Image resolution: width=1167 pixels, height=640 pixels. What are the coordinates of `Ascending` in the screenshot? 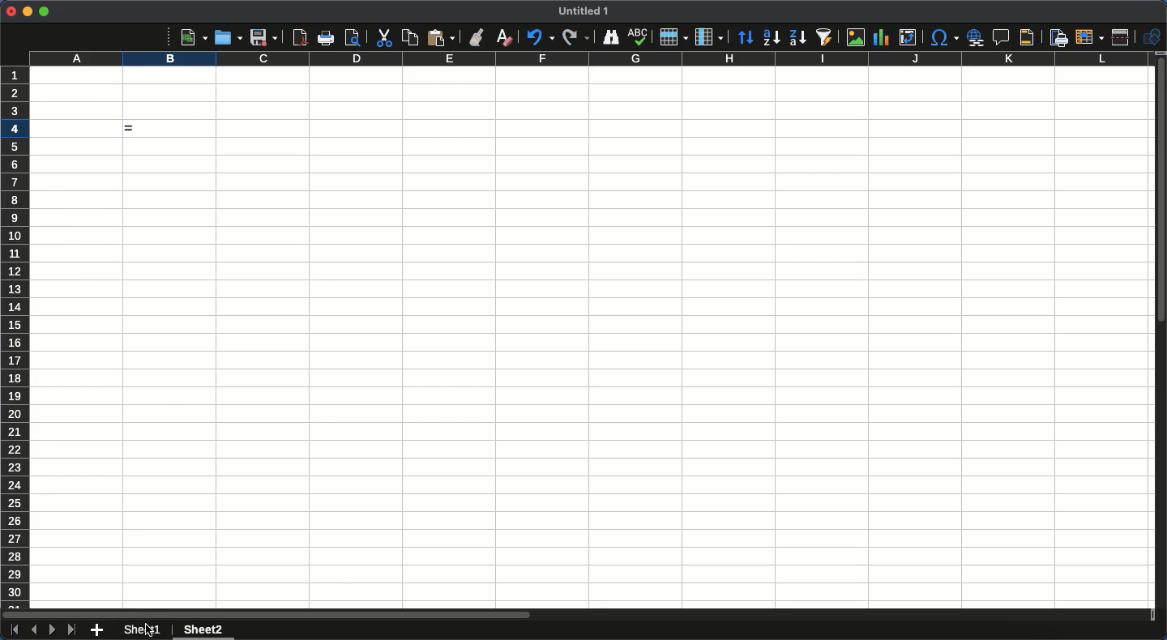 It's located at (771, 36).